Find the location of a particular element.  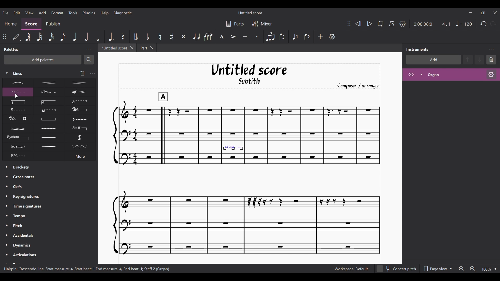

Toggle sharp is located at coordinates (171, 37).